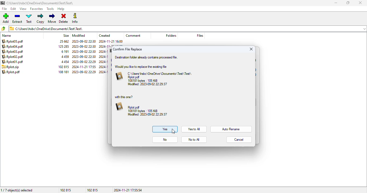 This screenshot has height=193, width=367. Describe the element at coordinates (14, 57) in the screenshot. I see `Rplot02.pdf` at that location.